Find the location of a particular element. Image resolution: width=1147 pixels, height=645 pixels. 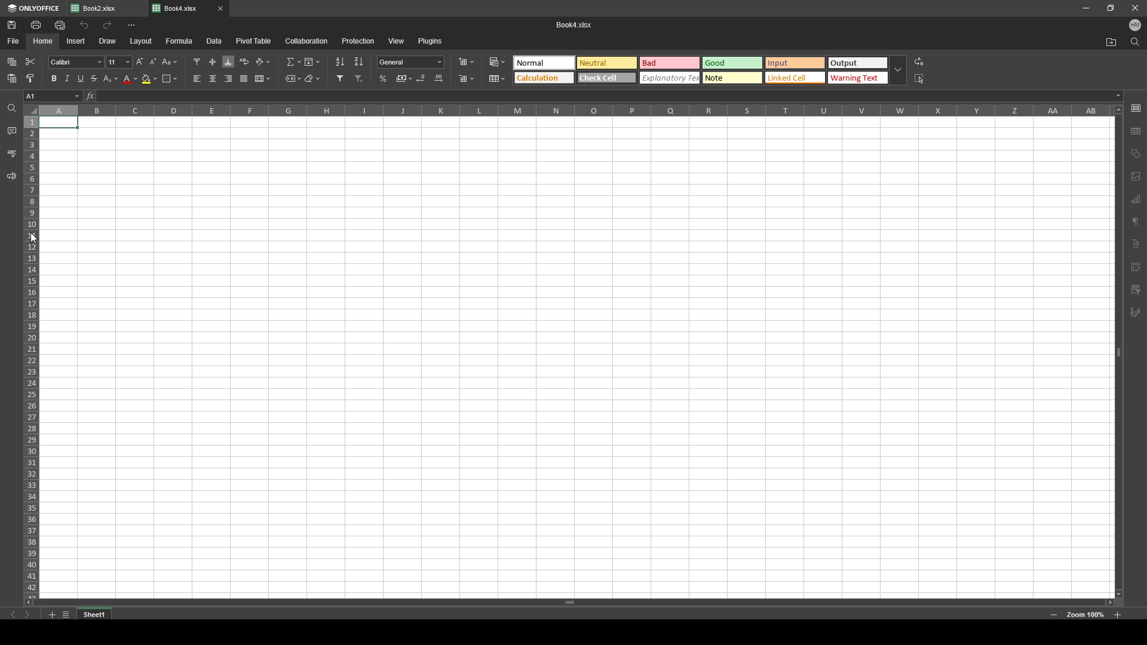

subscript is located at coordinates (111, 78).